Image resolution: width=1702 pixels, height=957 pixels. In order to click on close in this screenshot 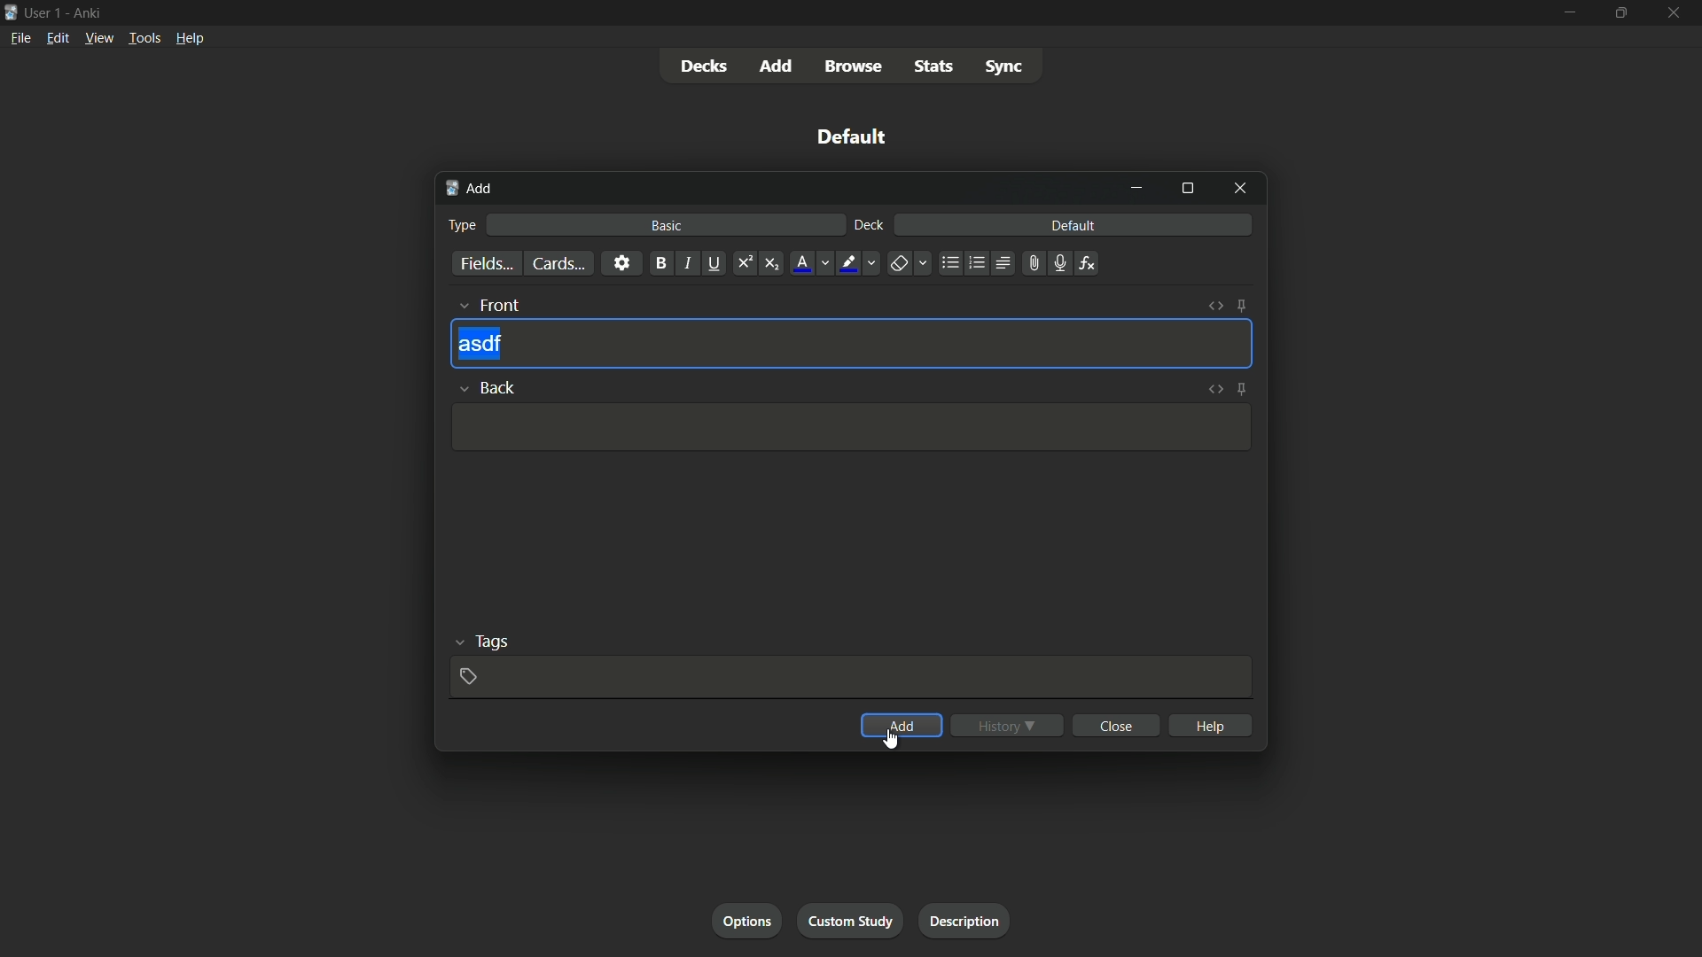, I will do `click(1672, 12)`.